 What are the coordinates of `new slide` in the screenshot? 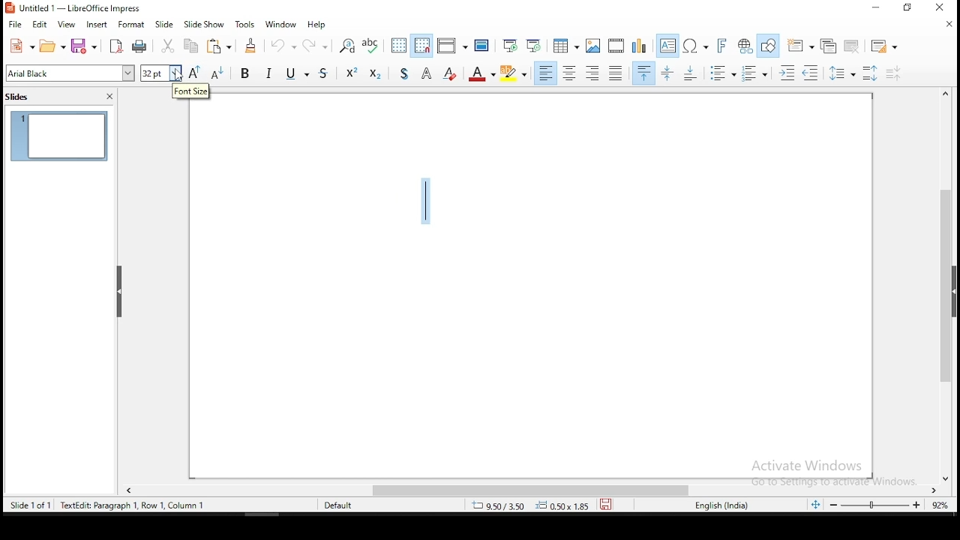 It's located at (799, 46).